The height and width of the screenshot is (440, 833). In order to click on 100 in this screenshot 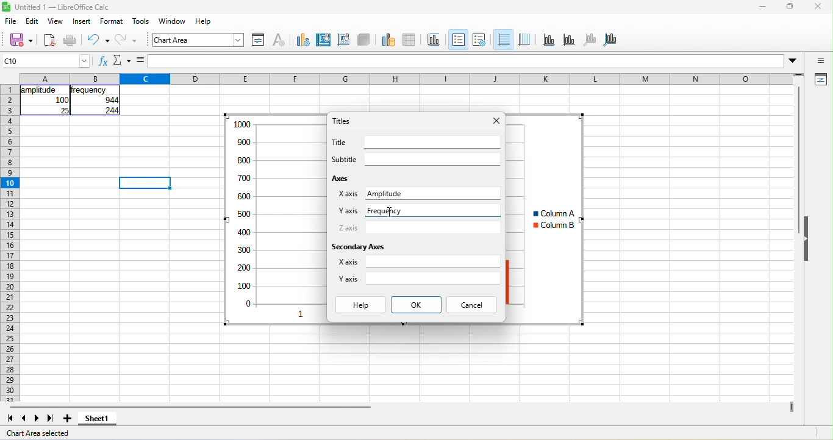, I will do `click(62, 100)`.